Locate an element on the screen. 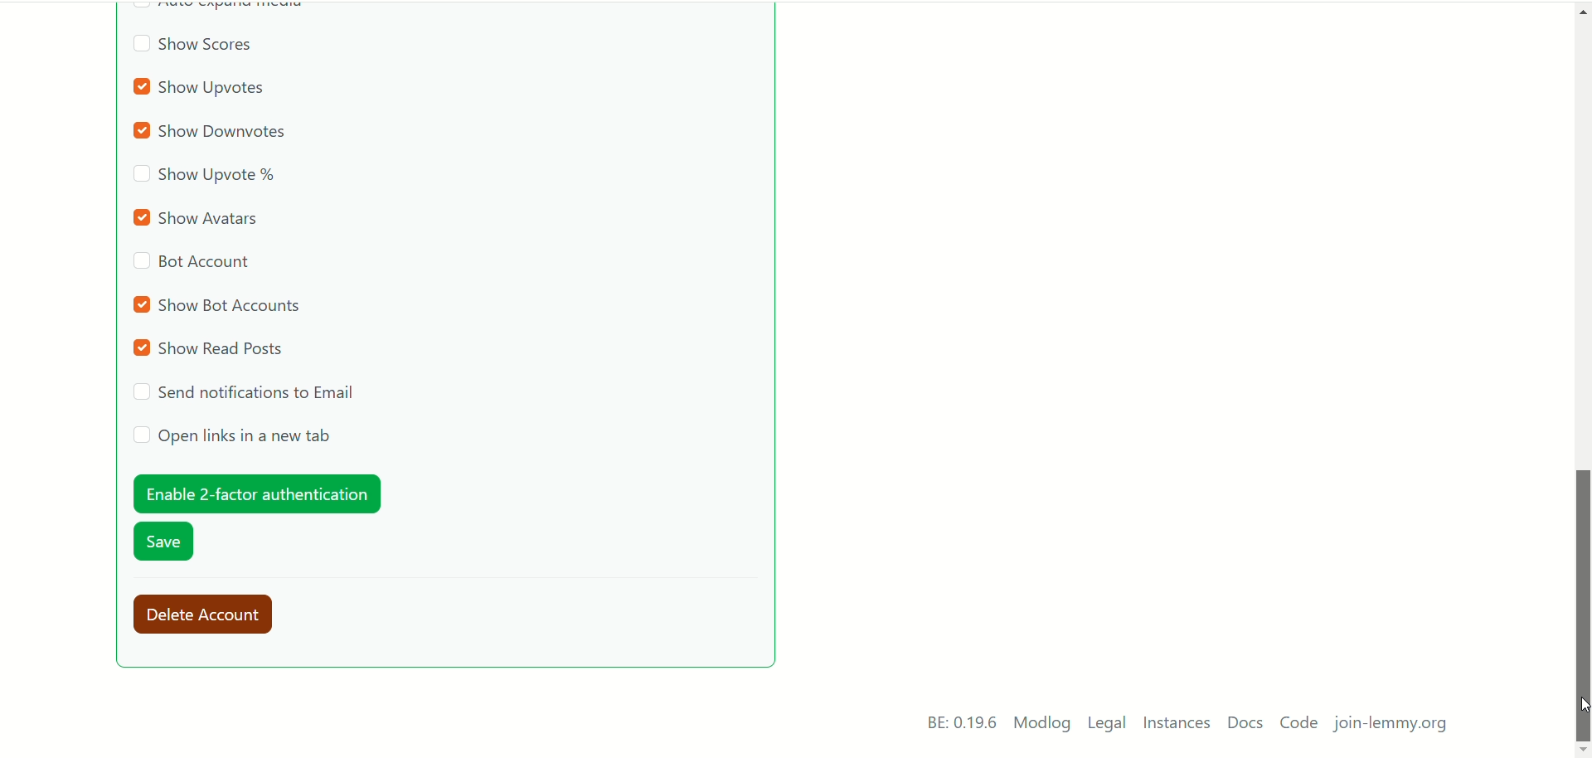 Image resolution: width=1592 pixels, height=758 pixels. bot account is located at coordinates (192, 265).